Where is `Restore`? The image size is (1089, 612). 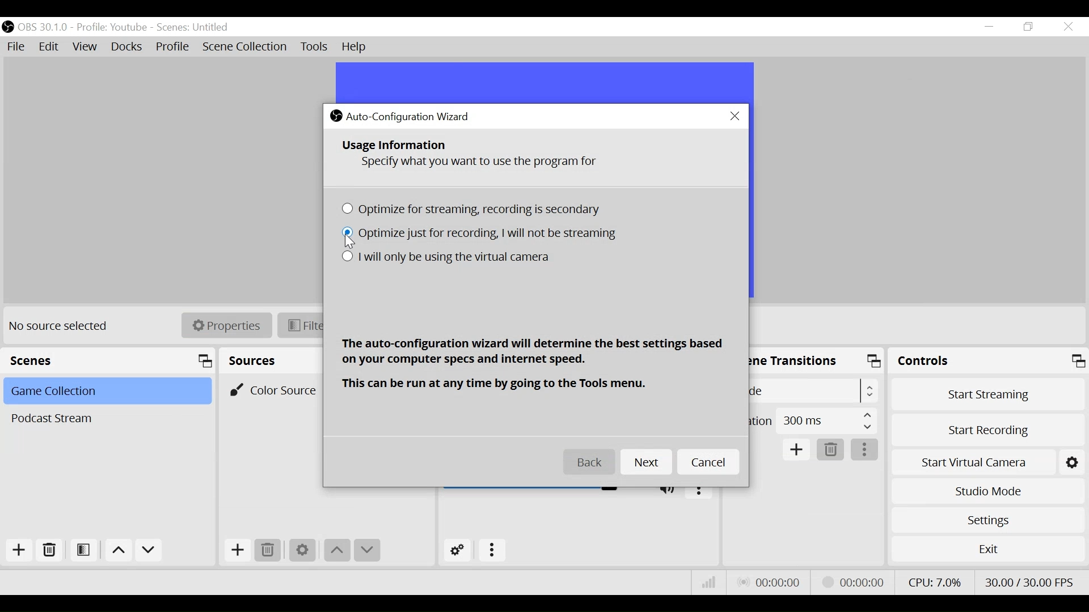
Restore is located at coordinates (1027, 27).